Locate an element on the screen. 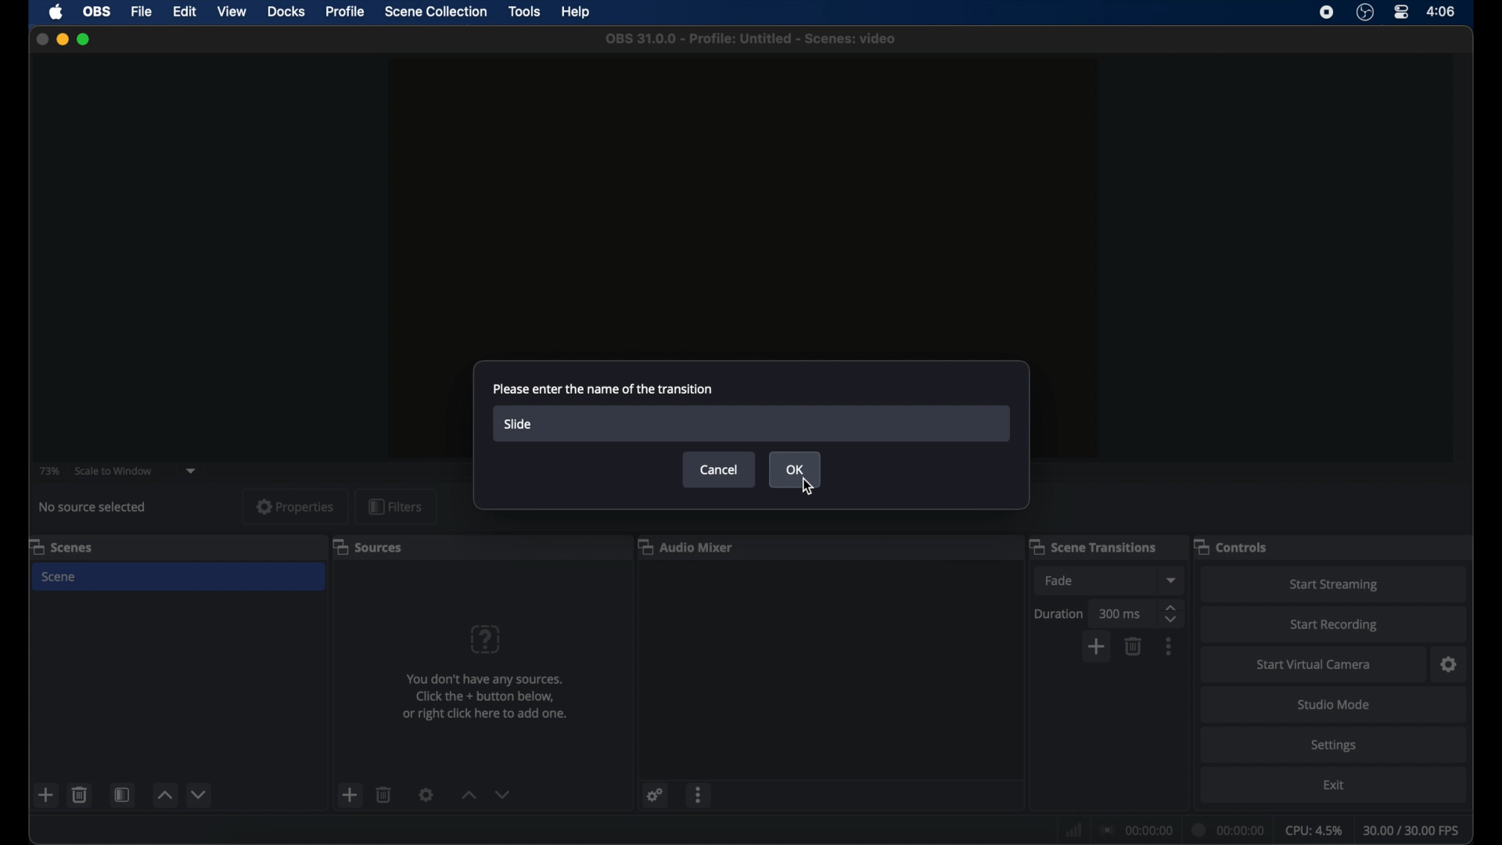 This screenshot has width=1502, height=845. fade is located at coordinates (1061, 581).